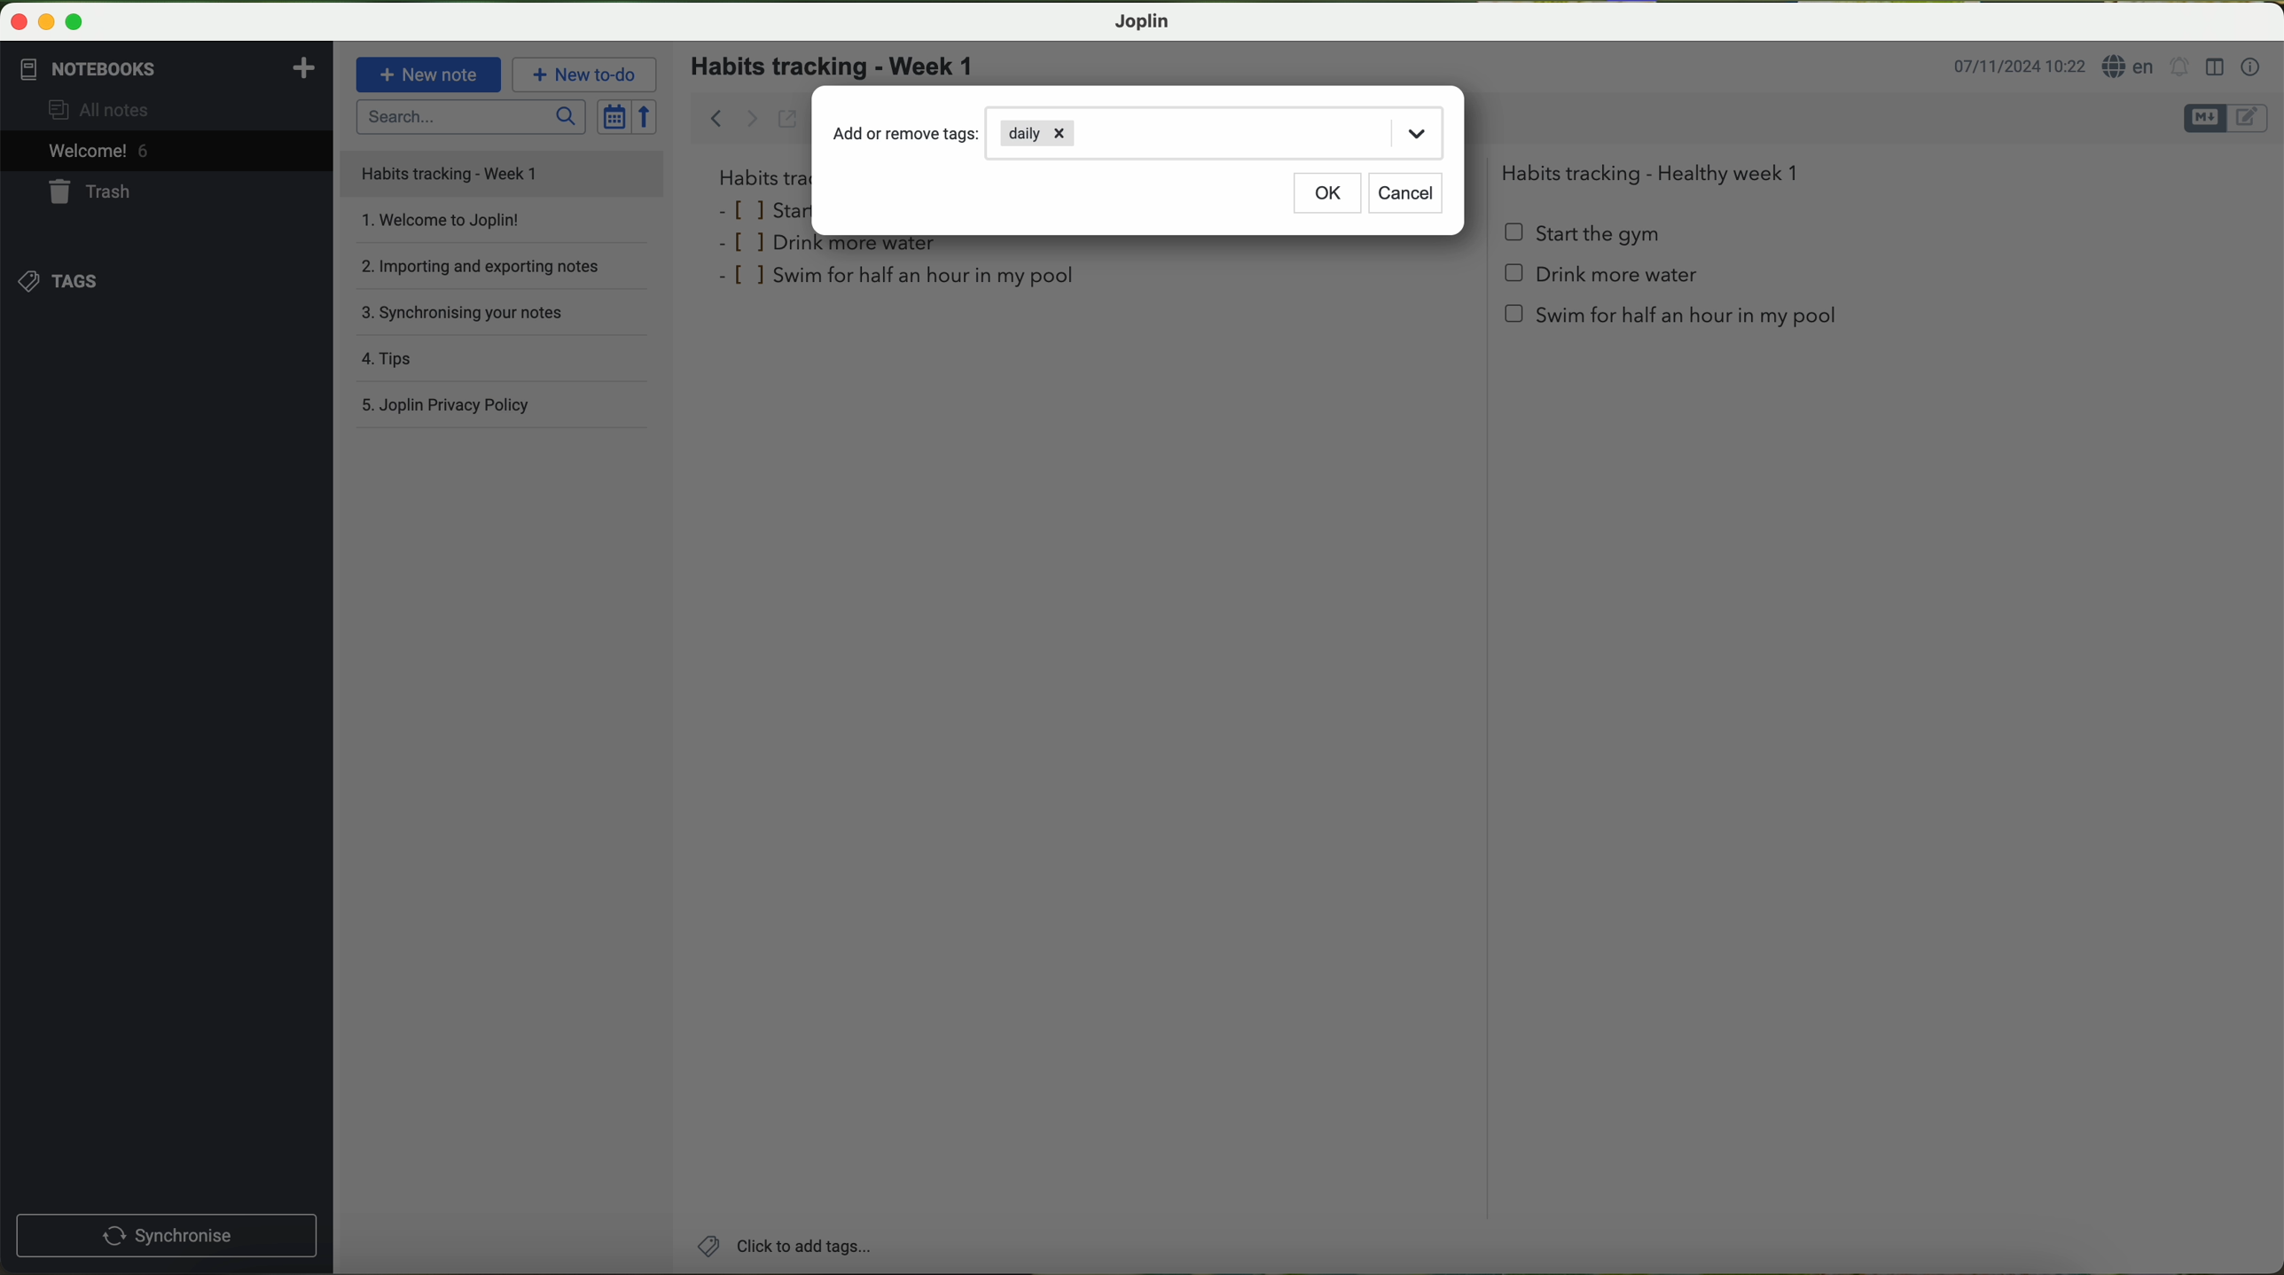 The width and height of the screenshot is (2284, 1275). I want to click on star, so click(763, 209).